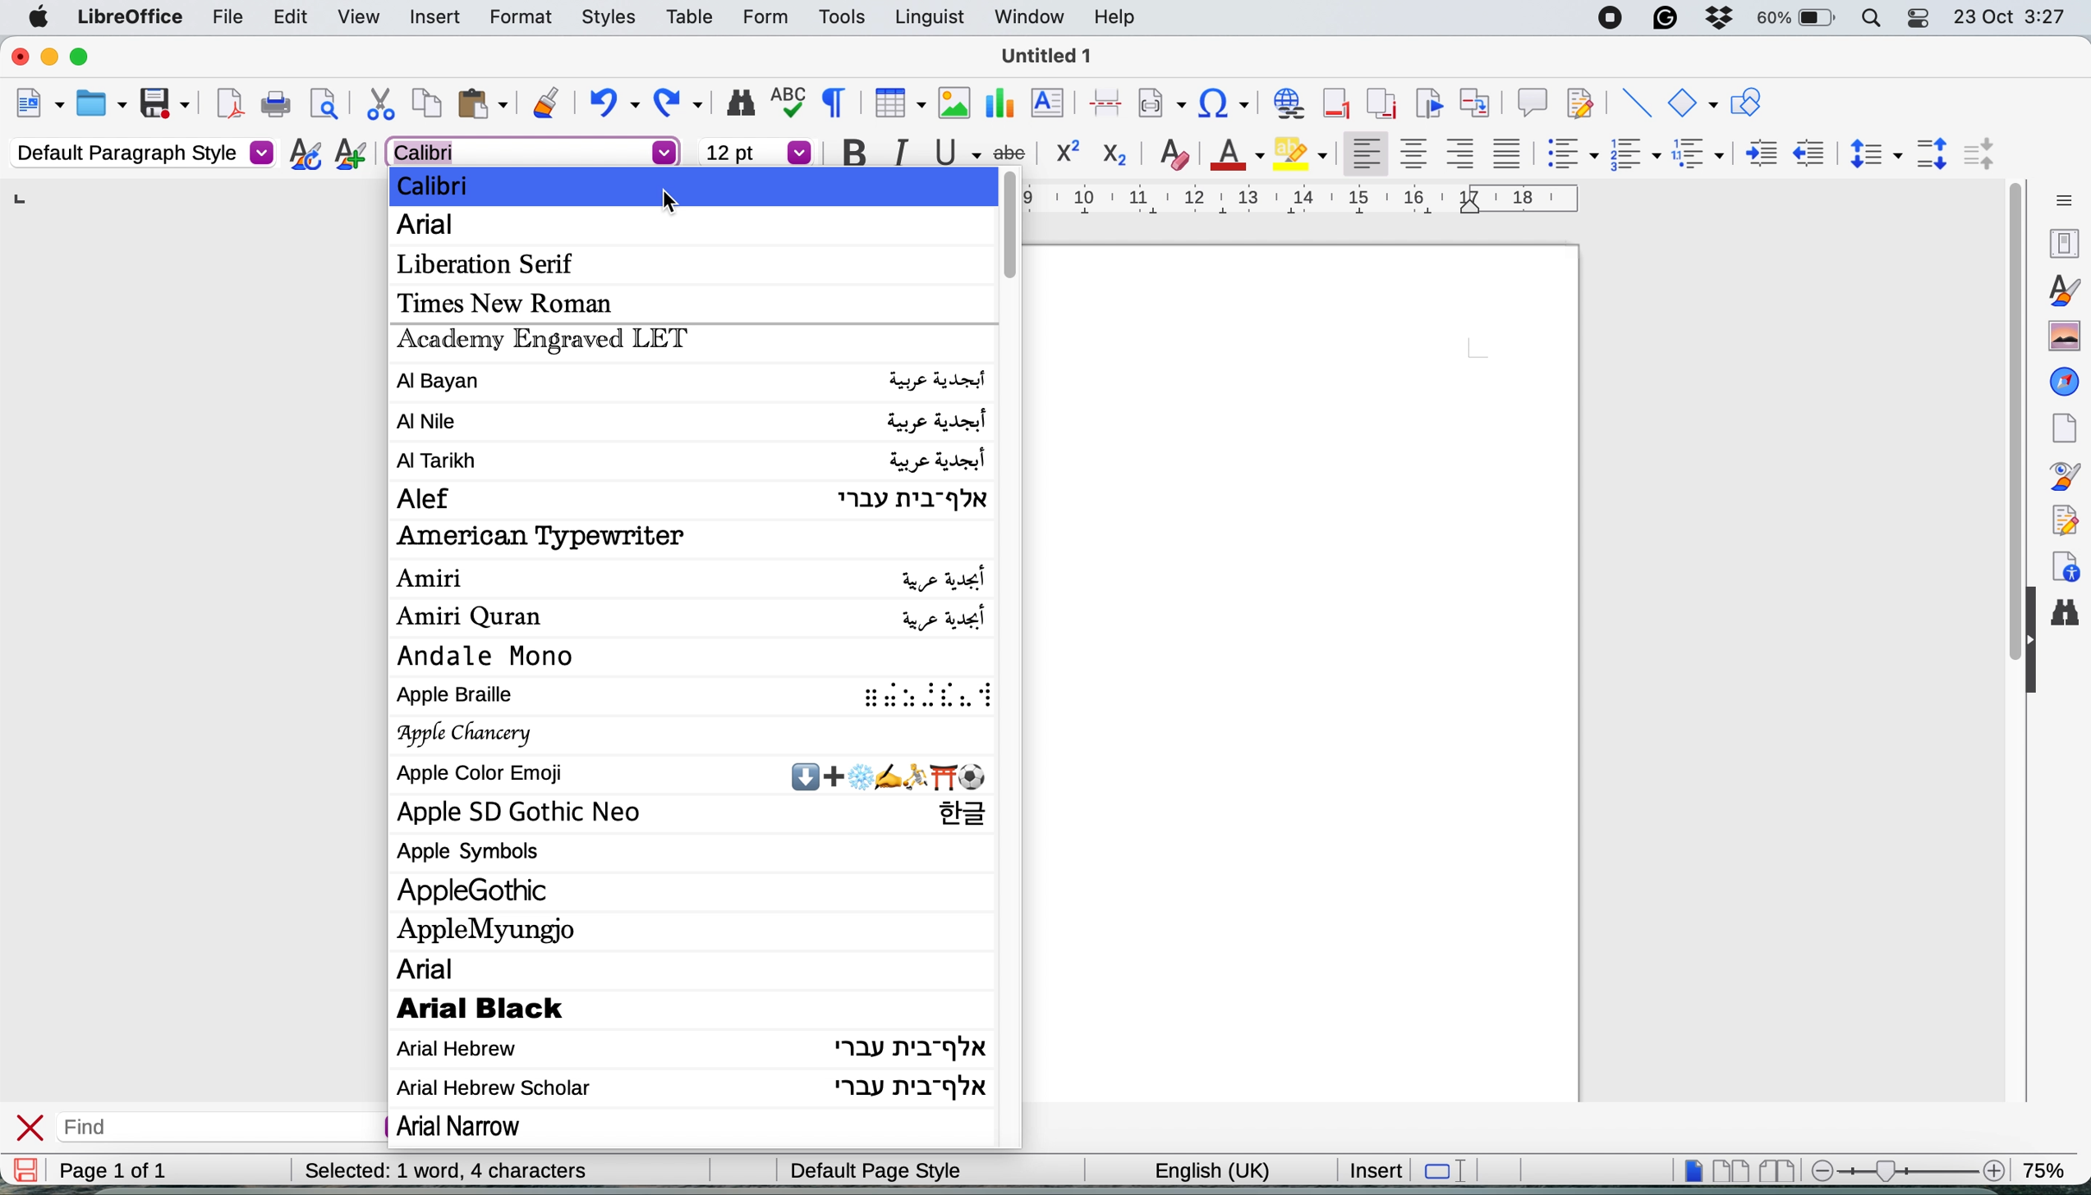  What do you see at coordinates (126, 20) in the screenshot?
I see `libreoffice` at bounding box center [126, 20].